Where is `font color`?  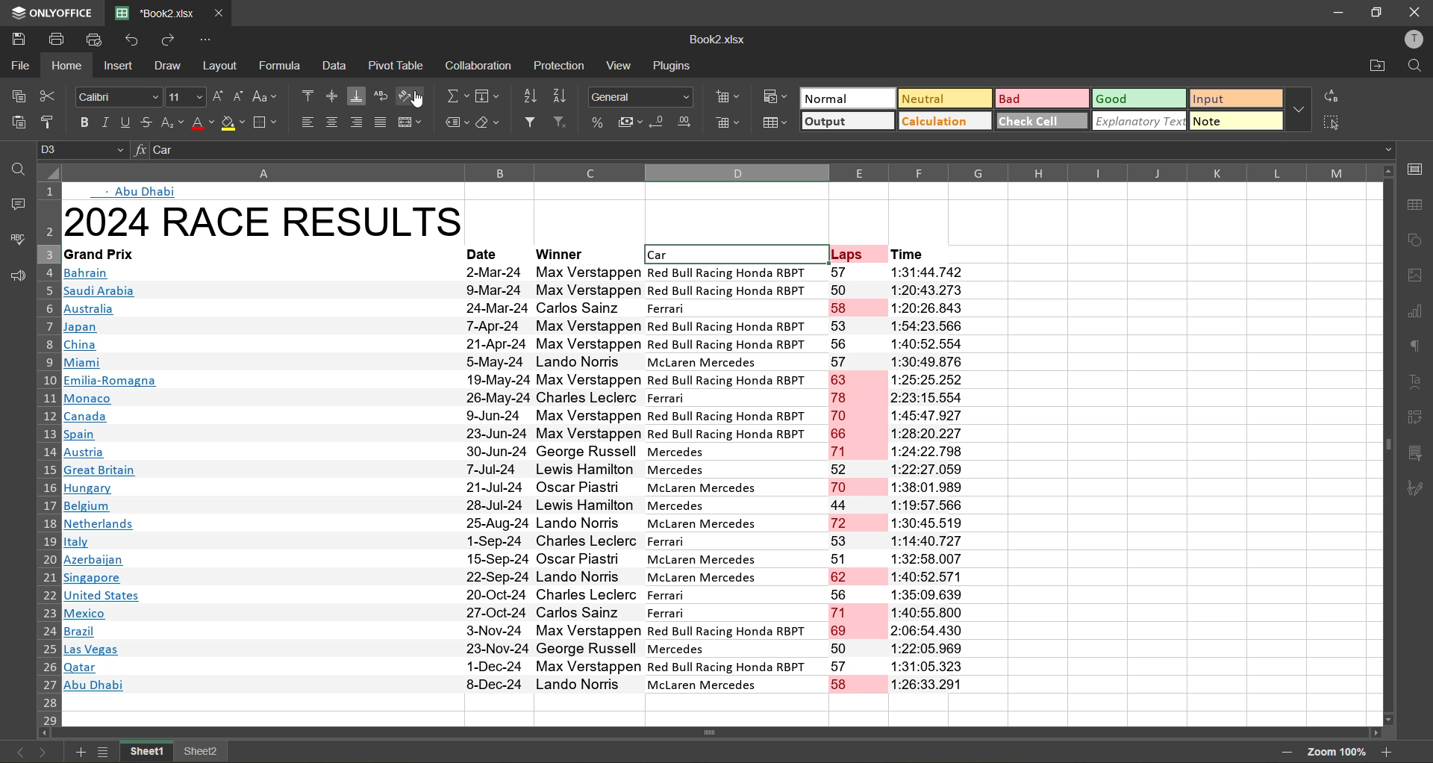 font color is located at coordinates (204, 125).